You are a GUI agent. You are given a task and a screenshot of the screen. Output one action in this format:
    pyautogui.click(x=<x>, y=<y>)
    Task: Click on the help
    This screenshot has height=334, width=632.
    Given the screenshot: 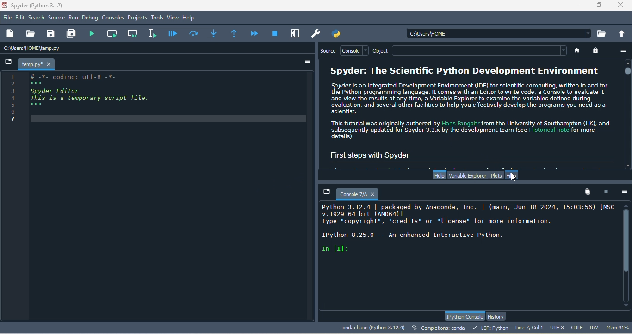 What is the action you would take?
    pyautogui.click(x=439, y=175)
    